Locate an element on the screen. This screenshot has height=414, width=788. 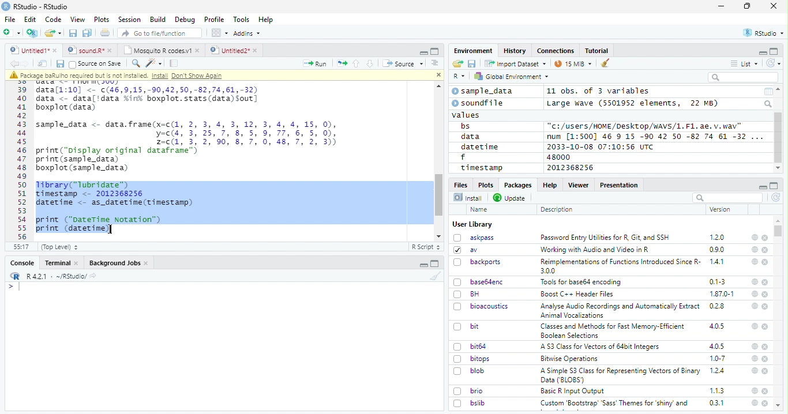
Code tools is located at coordinates (153, 63).